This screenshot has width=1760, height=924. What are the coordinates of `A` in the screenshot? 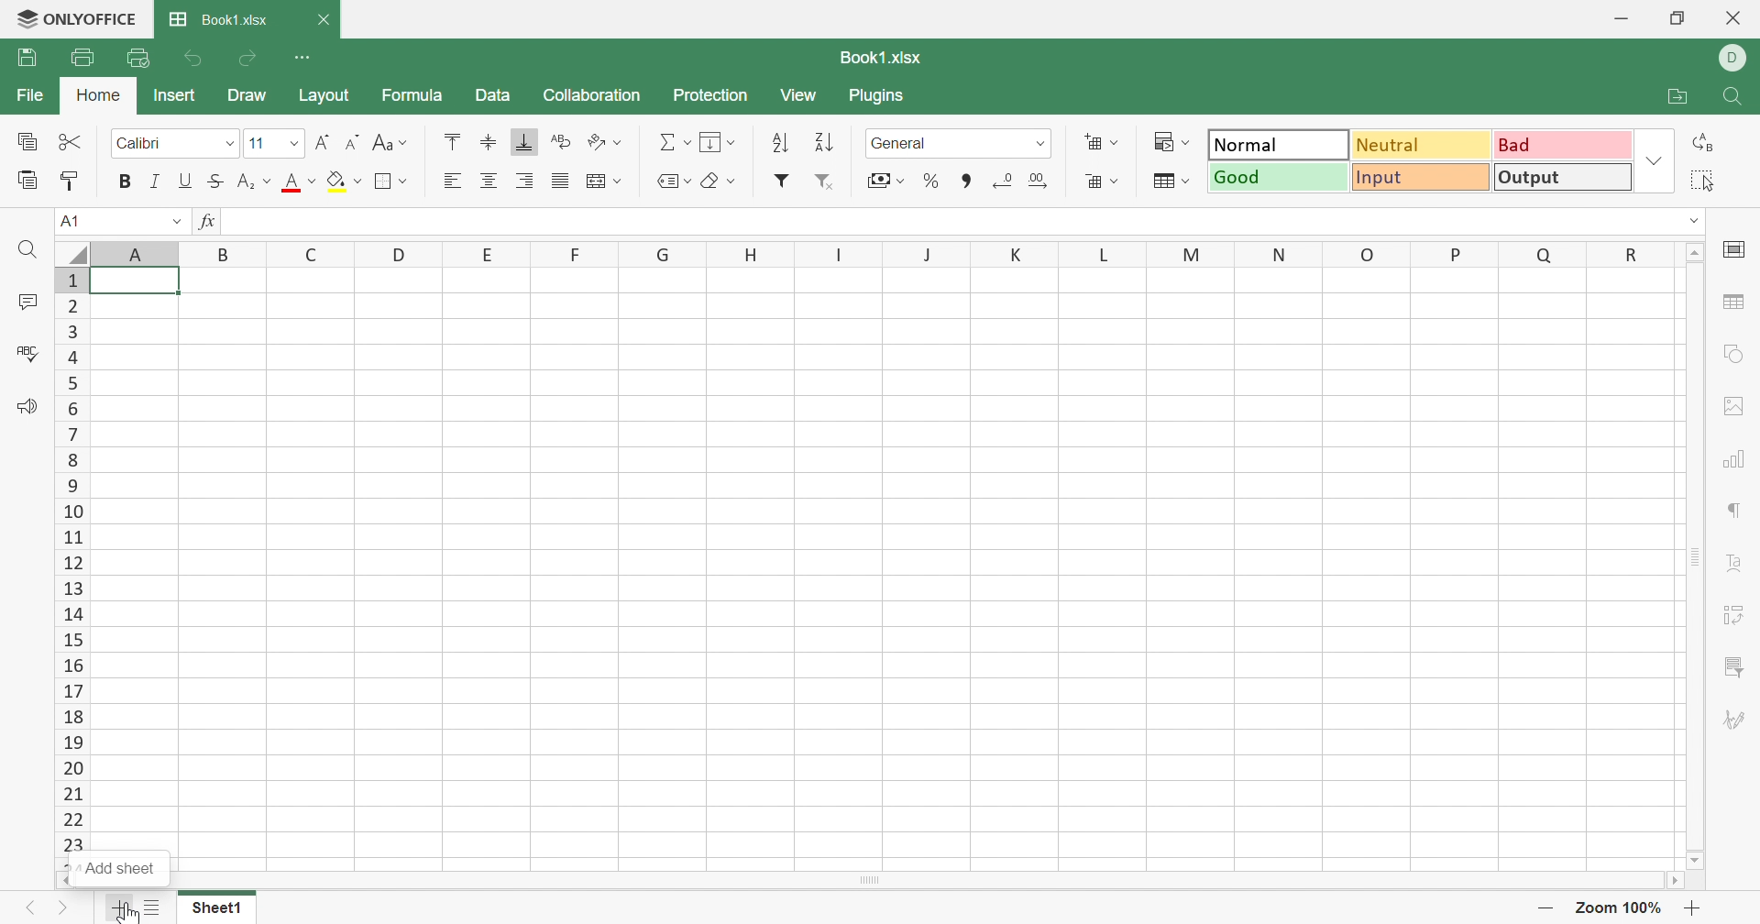 It's located at (133, 251).